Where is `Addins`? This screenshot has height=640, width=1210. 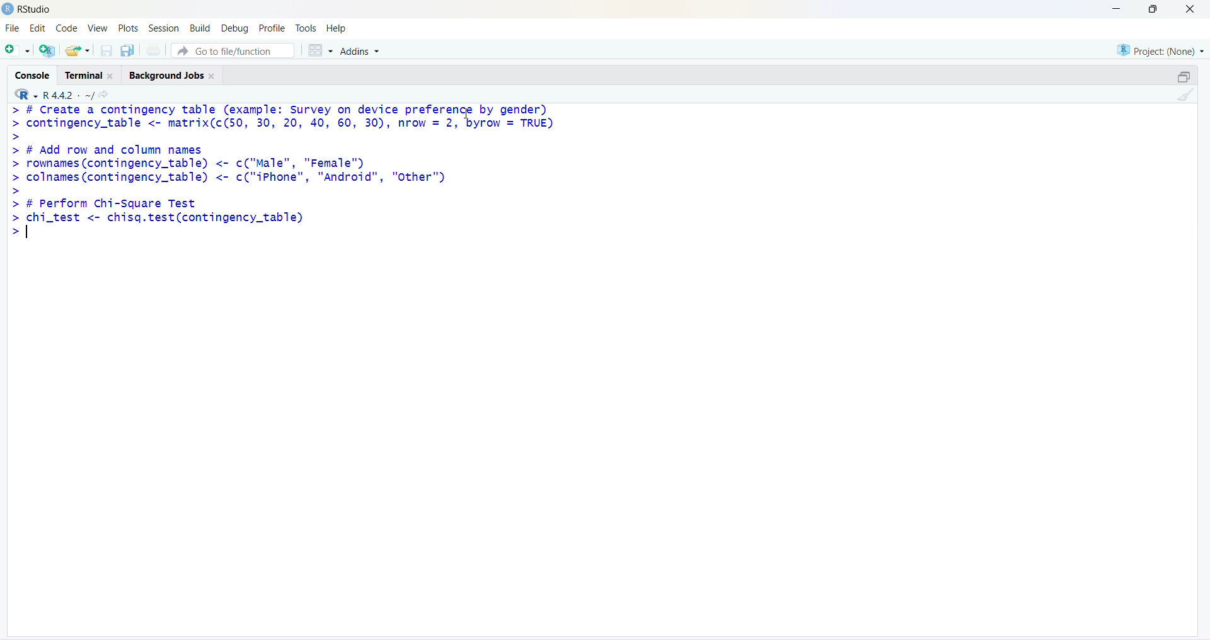 Addins is located at coordinates (360, 52).